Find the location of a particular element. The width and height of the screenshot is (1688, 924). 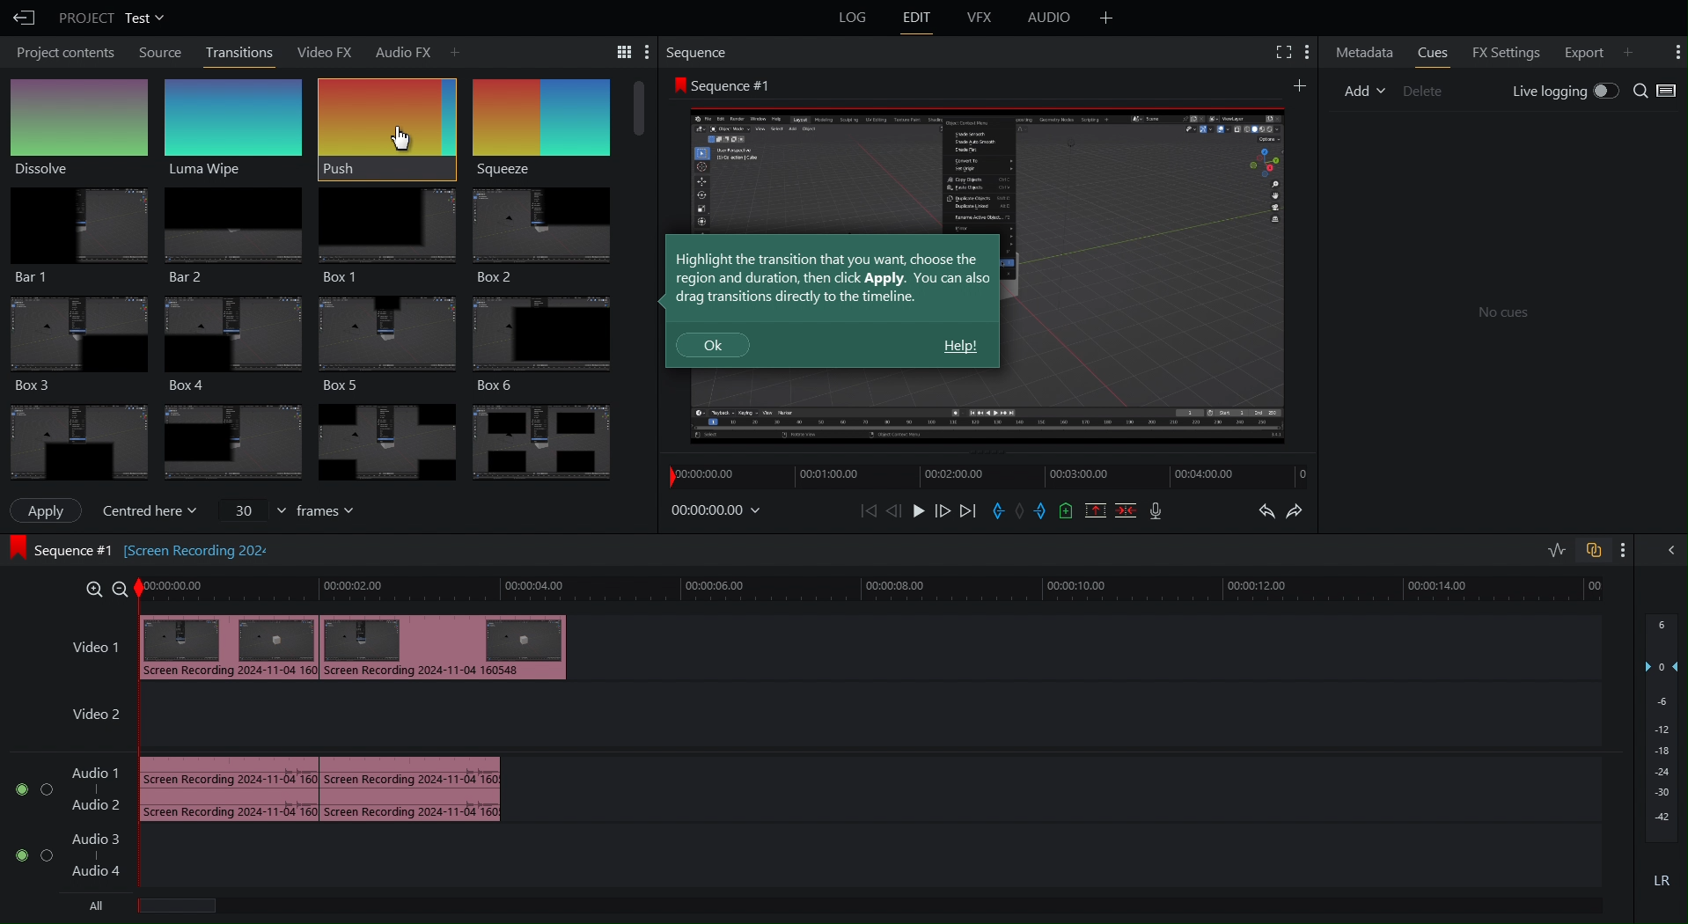

Delete/Cut is located at coordinates (1127, 510).